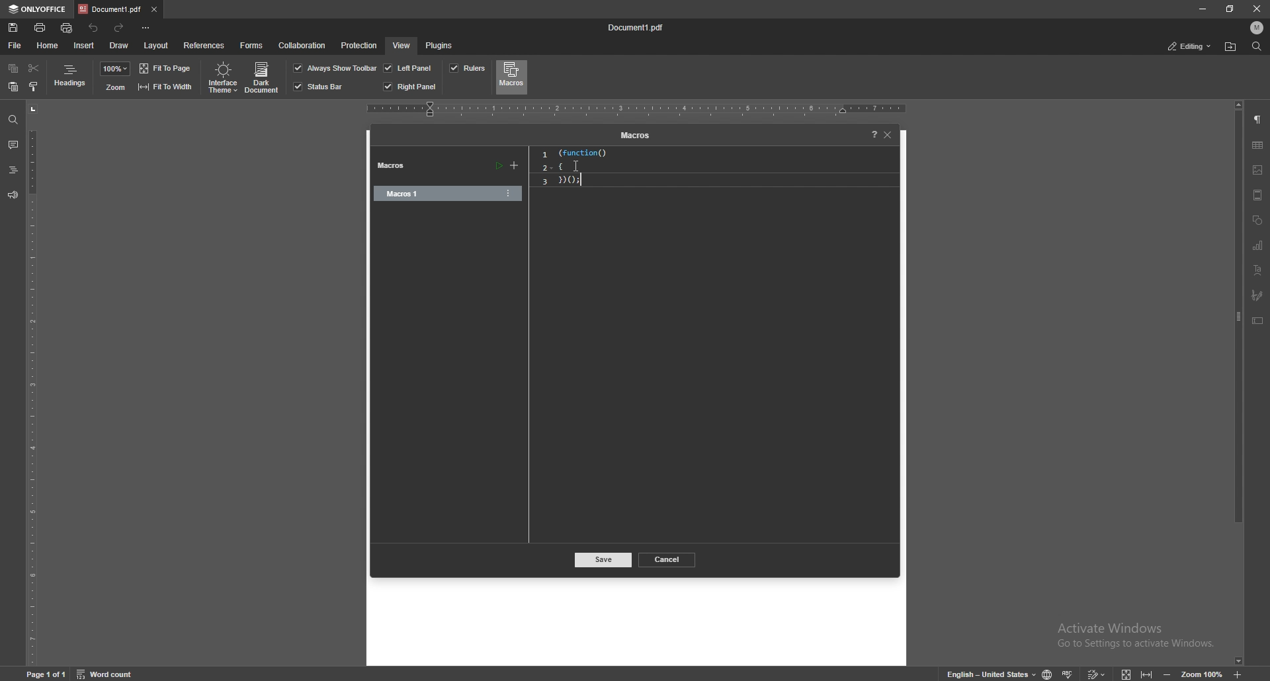  Describe the element at coordinates (33, 68) in the screenshot. I see `cut` at that location.